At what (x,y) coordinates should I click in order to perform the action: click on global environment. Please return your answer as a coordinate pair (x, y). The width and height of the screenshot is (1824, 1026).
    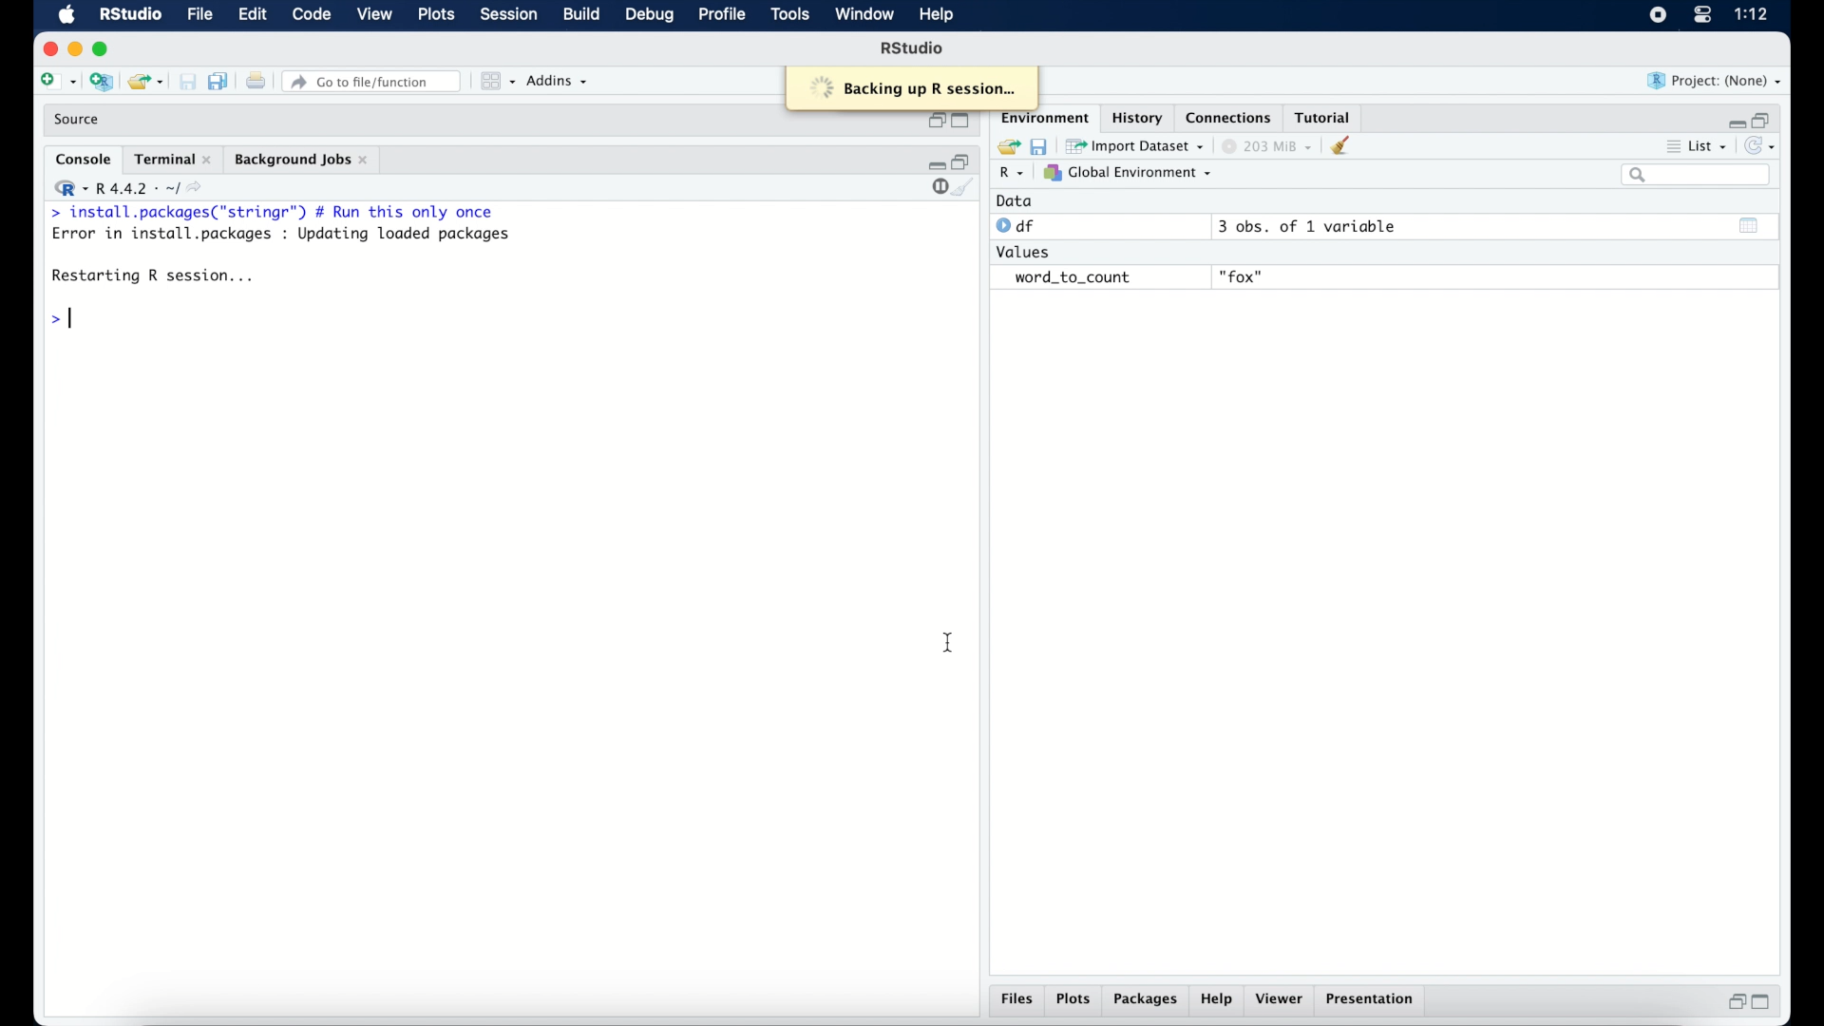
    Looking at the image, I should click on (1128, 172).